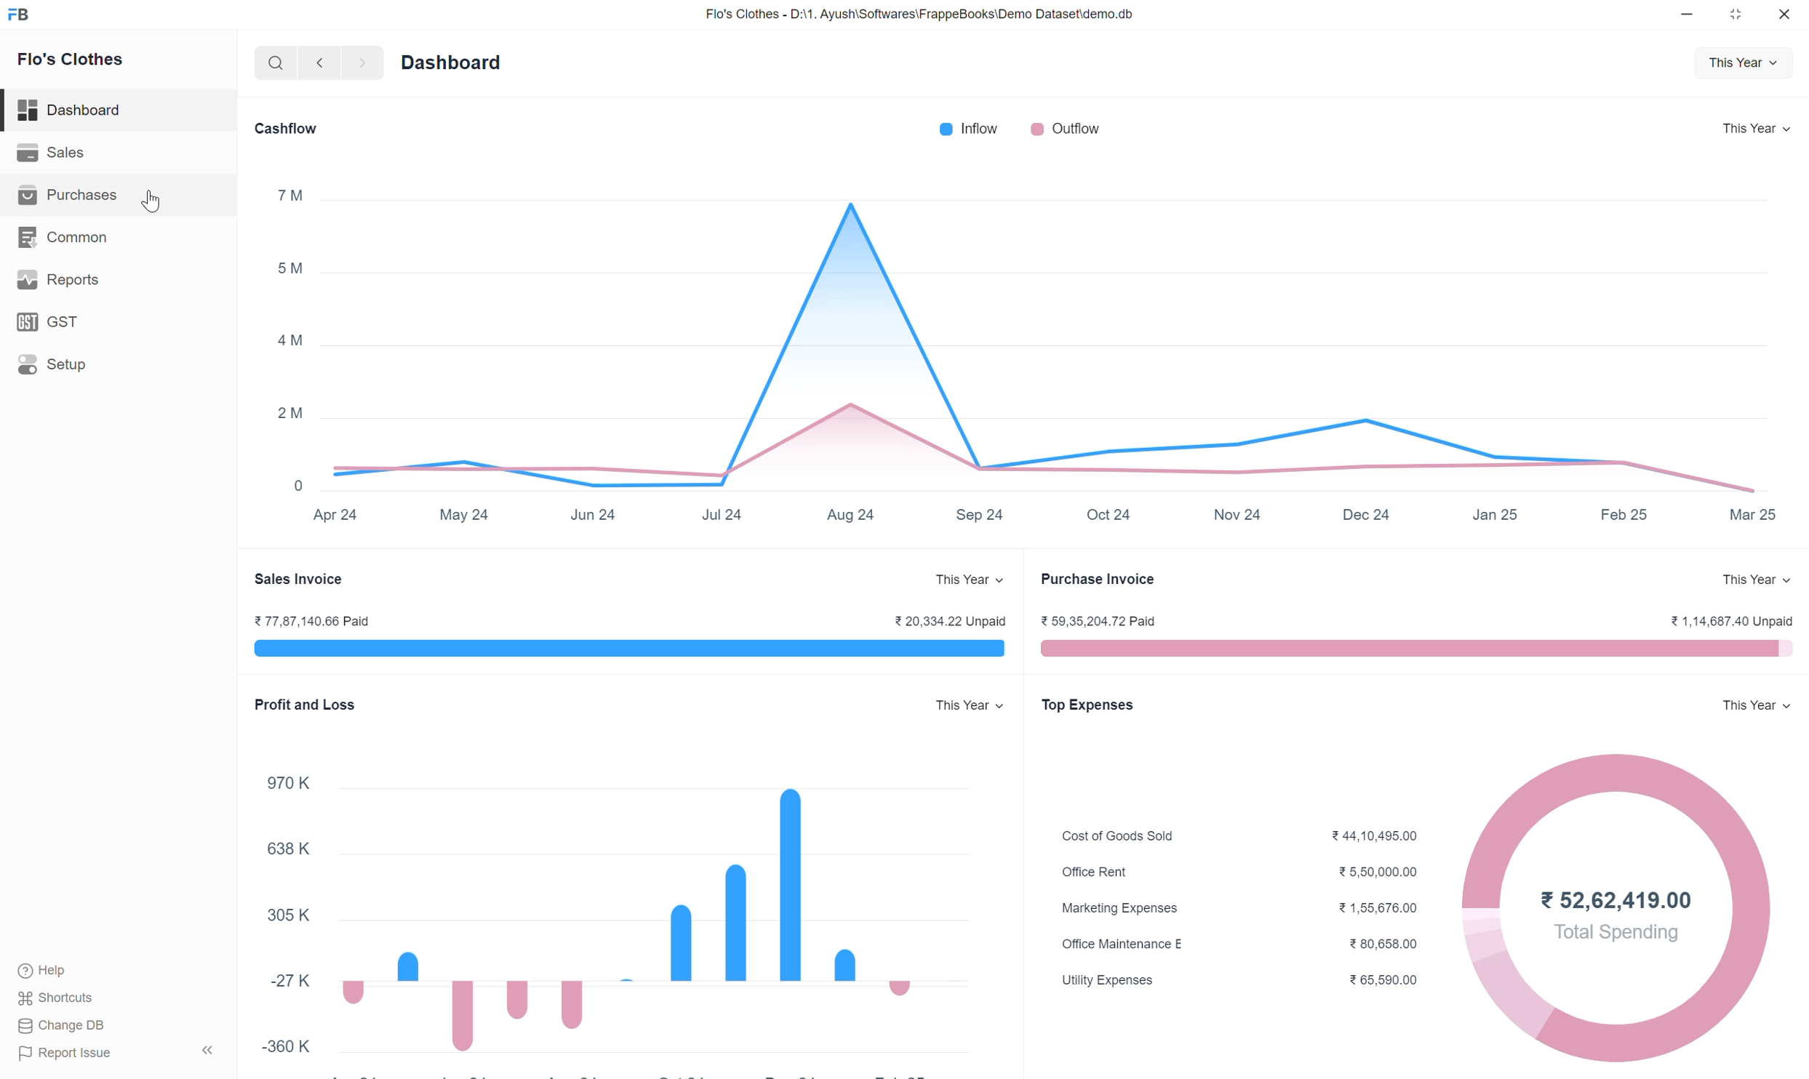 Image resolution: width=1809 pixels, height=1079 pixels. What do you see at coordinates (1378, 872) in the screenshot?
I see `5,50,000.00` at bounding box center [1378, 872].